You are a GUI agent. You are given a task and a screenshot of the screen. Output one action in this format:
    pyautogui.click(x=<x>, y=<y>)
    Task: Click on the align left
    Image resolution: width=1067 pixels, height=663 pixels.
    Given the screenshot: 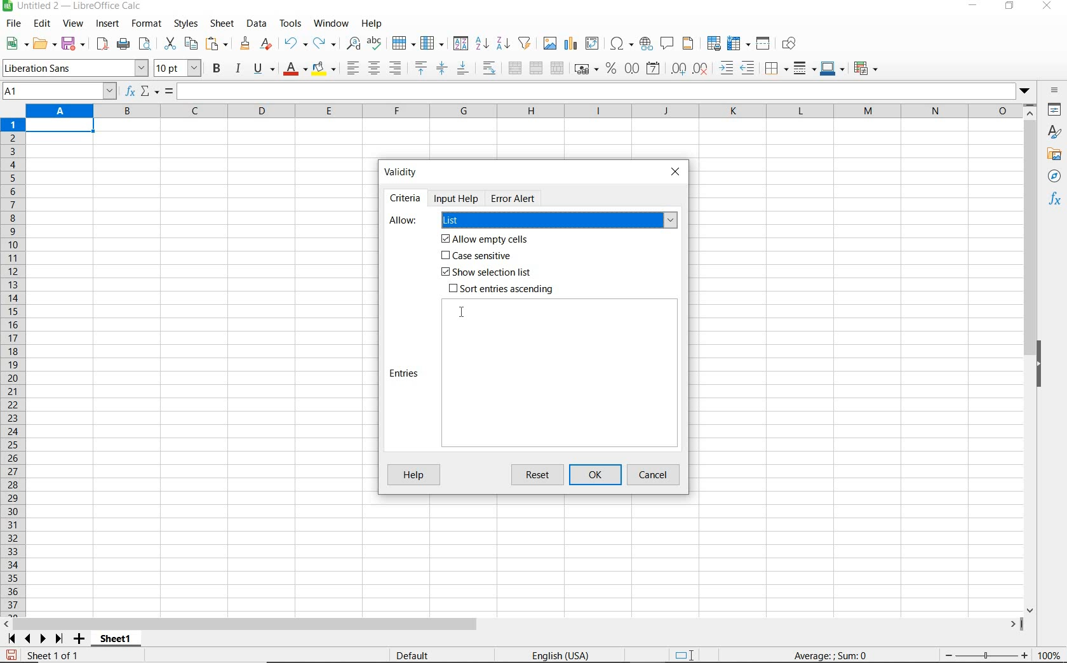 What is the action you would take?
    pyautogui.click(x=352, y=69)
    